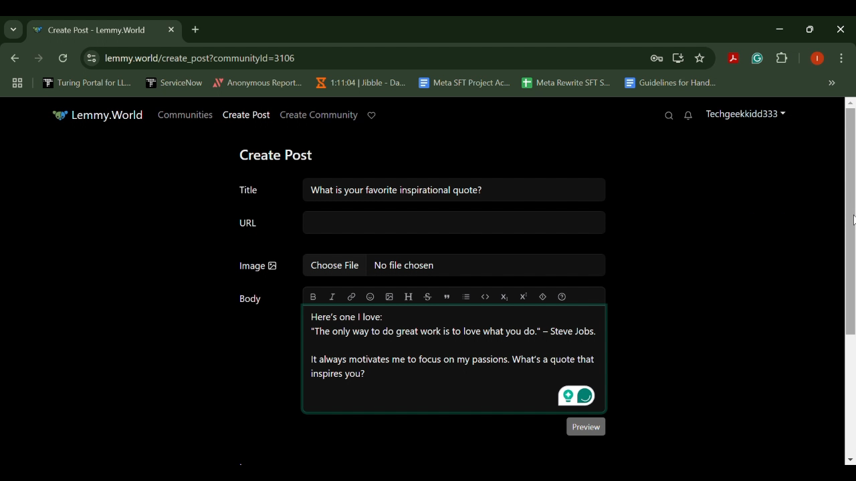 The height and width of the screenshot is (481, 856). What do you see at coordinates (689, 116) in the screenshot?
I see `Notifications` at bounding box center [689, 116].